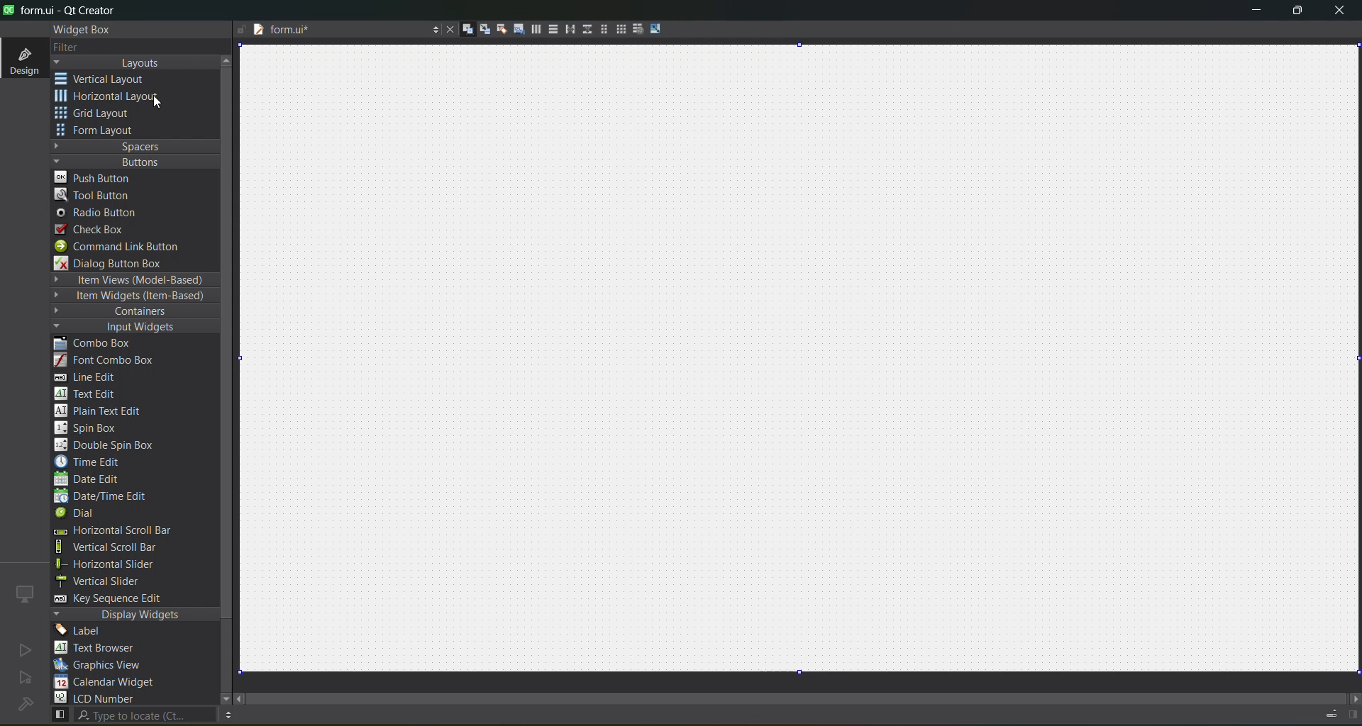 The image size is (1362, 726). Describe the element at coordinates (218, 697) in the screenshot. I see `move down` at that location.